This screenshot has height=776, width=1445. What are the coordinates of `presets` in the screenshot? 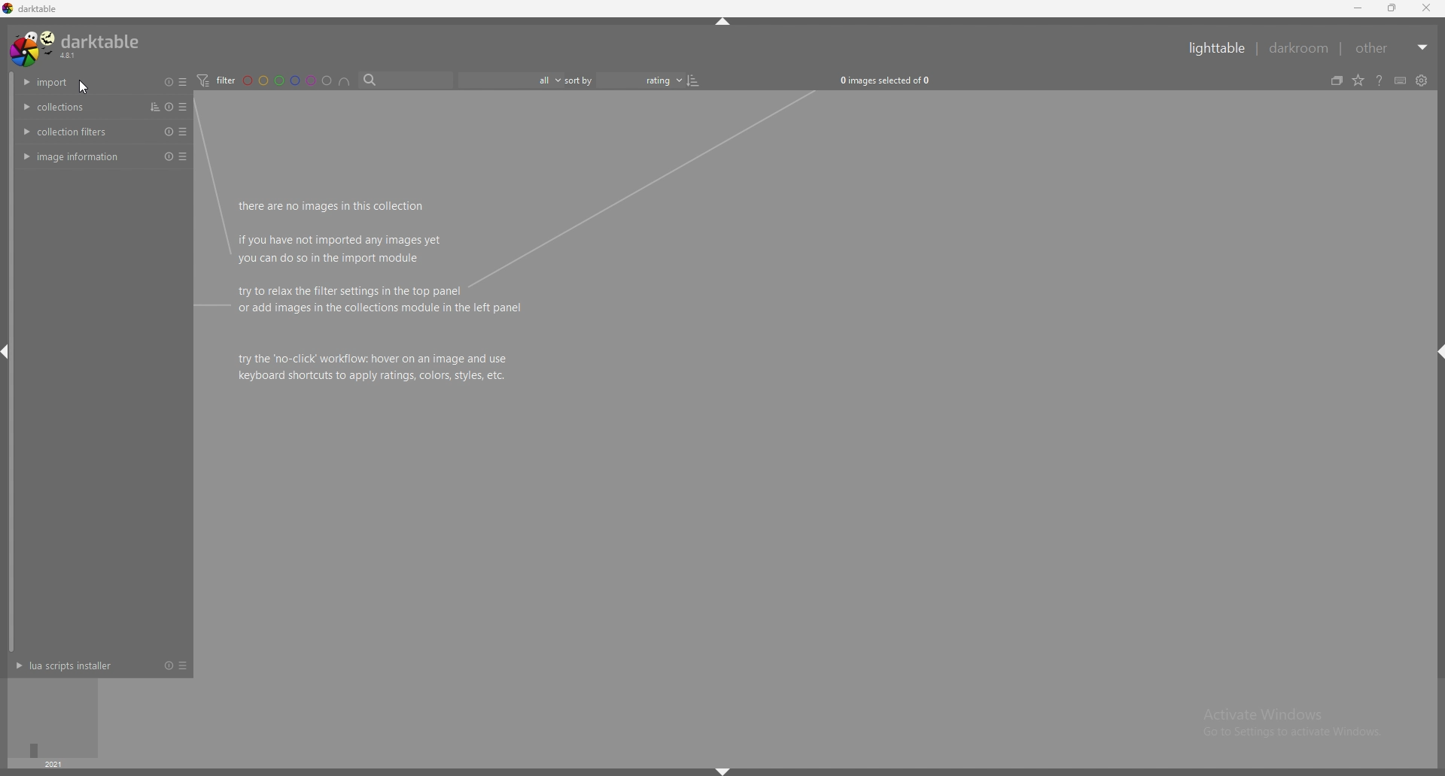 It's located at (182, 156).